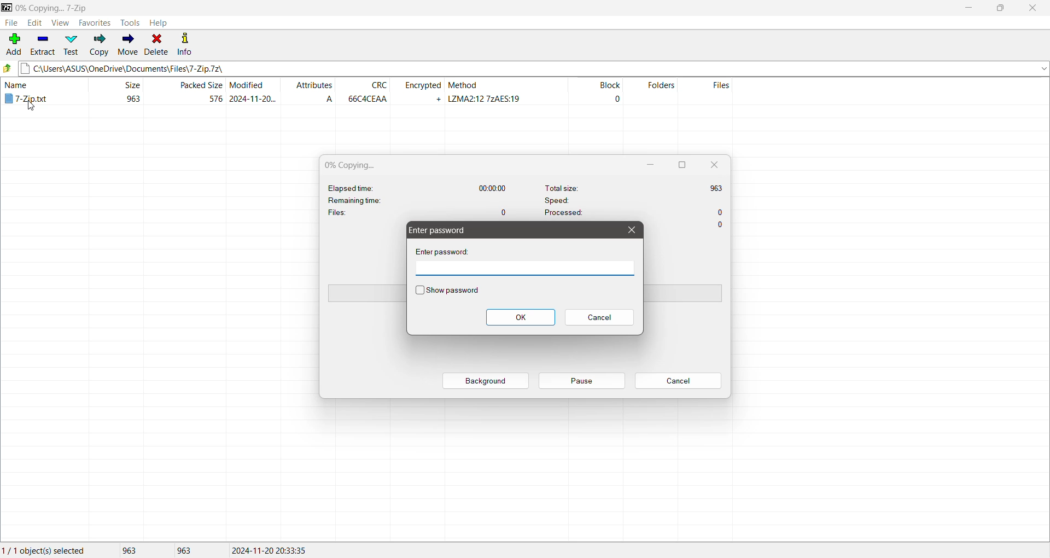  Describe the element at coordinates (8, 68) in the screenshot. I see `Move Up one level` at that location.